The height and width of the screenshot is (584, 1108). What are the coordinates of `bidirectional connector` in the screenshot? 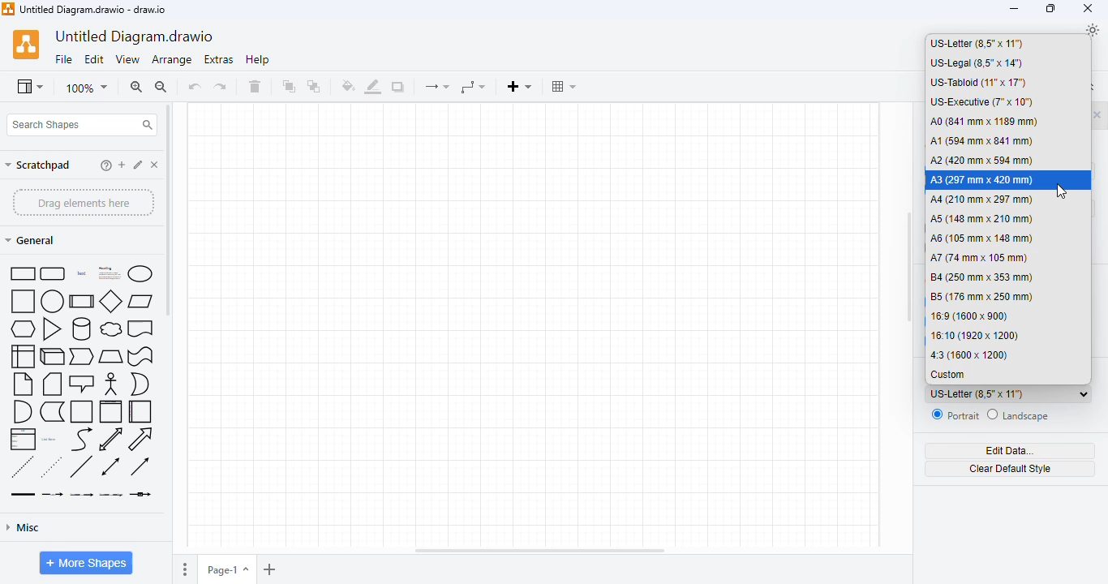 It's located at (110, 466).